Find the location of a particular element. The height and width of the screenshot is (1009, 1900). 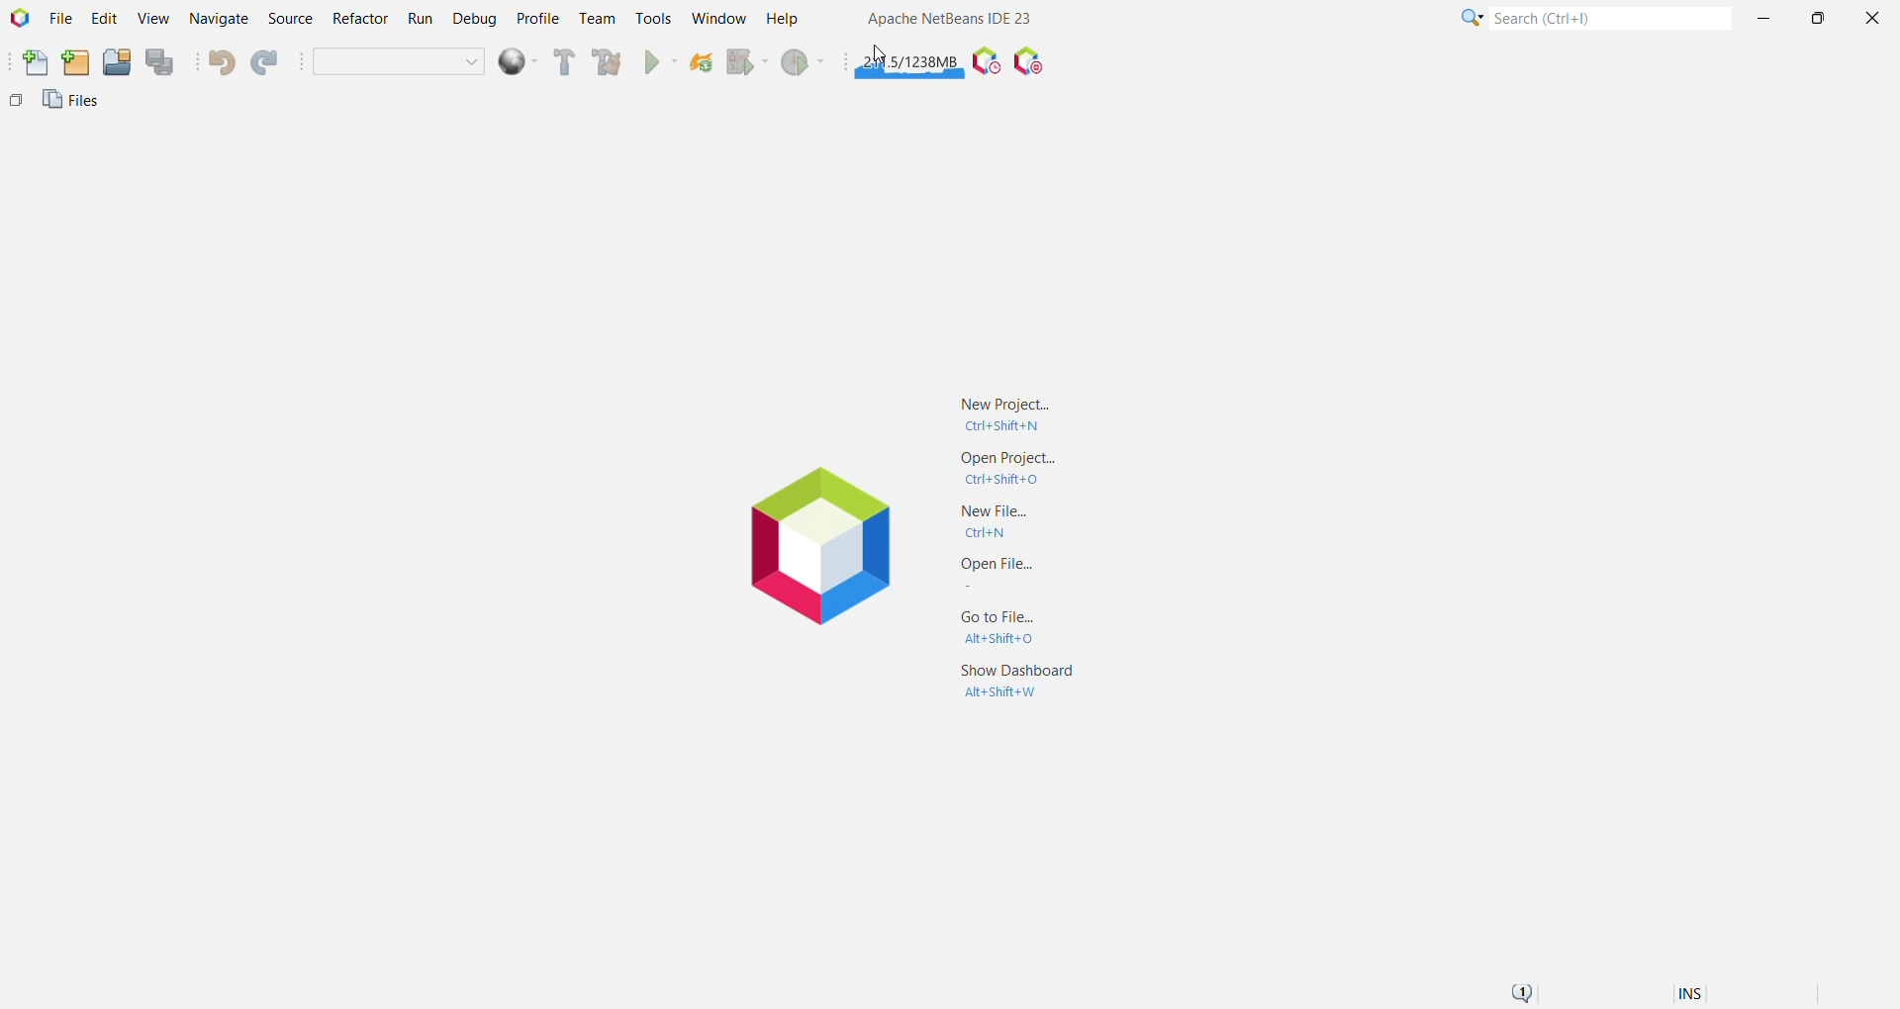

Insert Mode is located at coordinates (1692, 996).